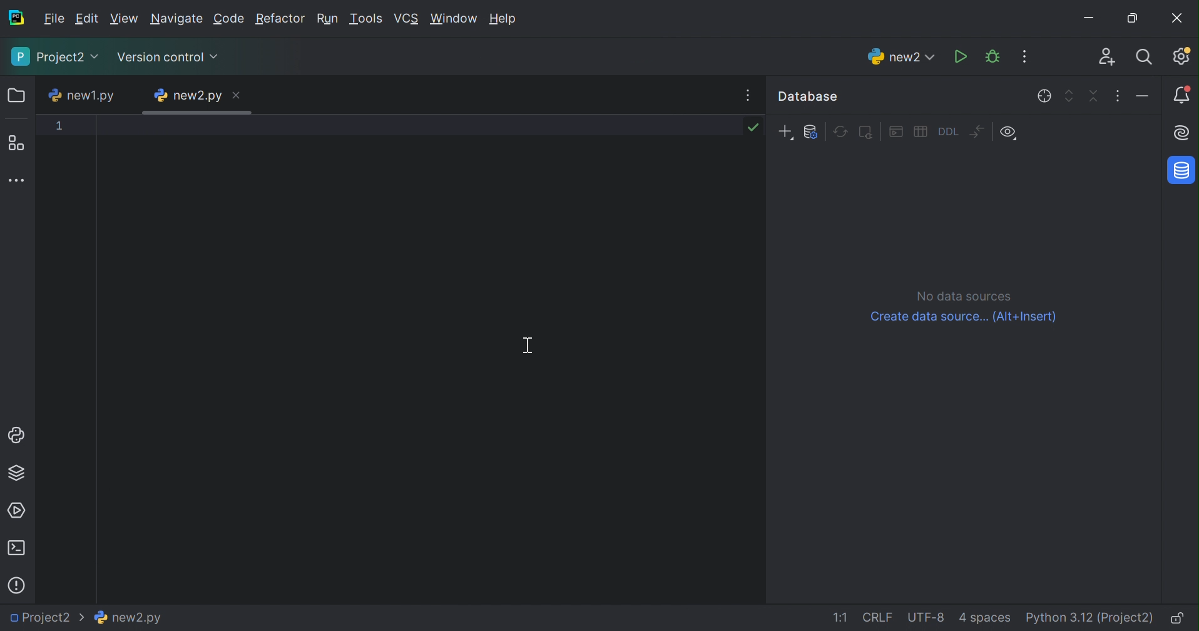 The height and width of the screenshot is (631, 1199). I want to click on Window, so click(454, 19).